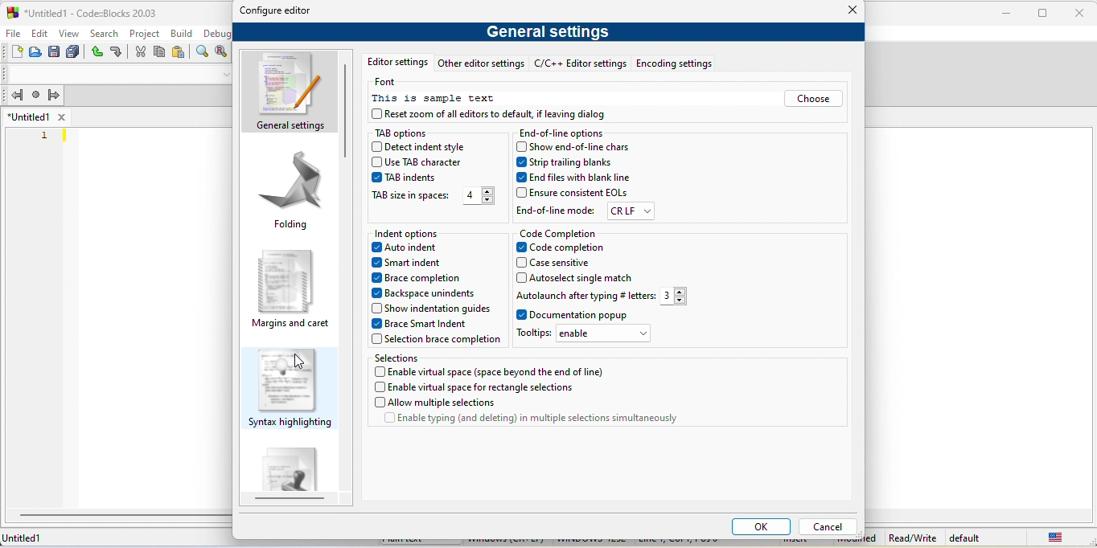 This screenshot has width=1097, height=548. I want to click on code completion, so click(569, 248).